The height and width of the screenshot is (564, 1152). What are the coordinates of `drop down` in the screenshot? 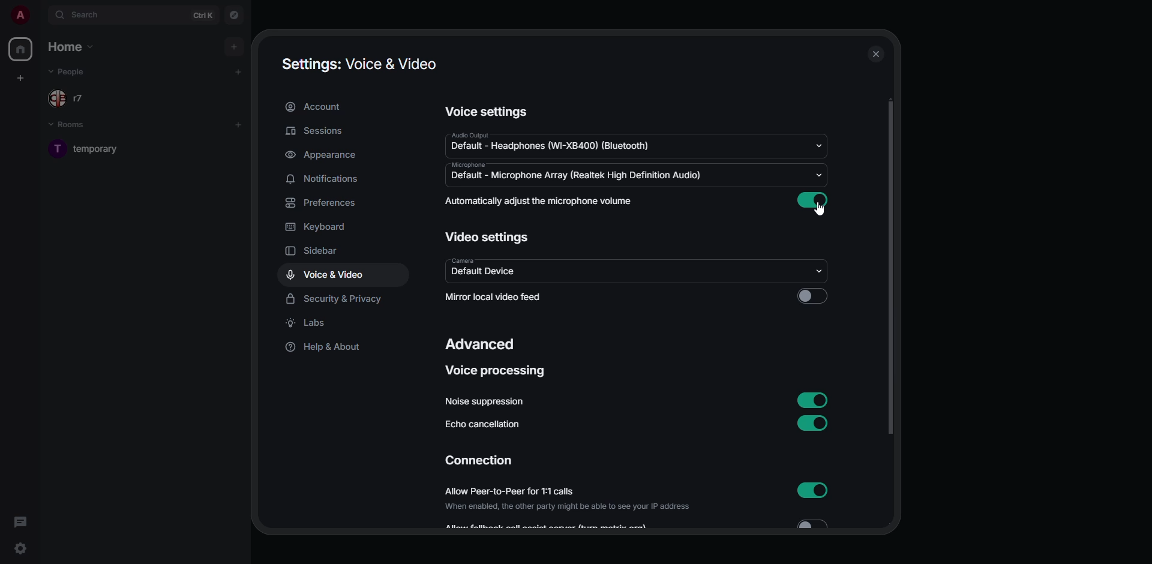 It's located at (819, 175).